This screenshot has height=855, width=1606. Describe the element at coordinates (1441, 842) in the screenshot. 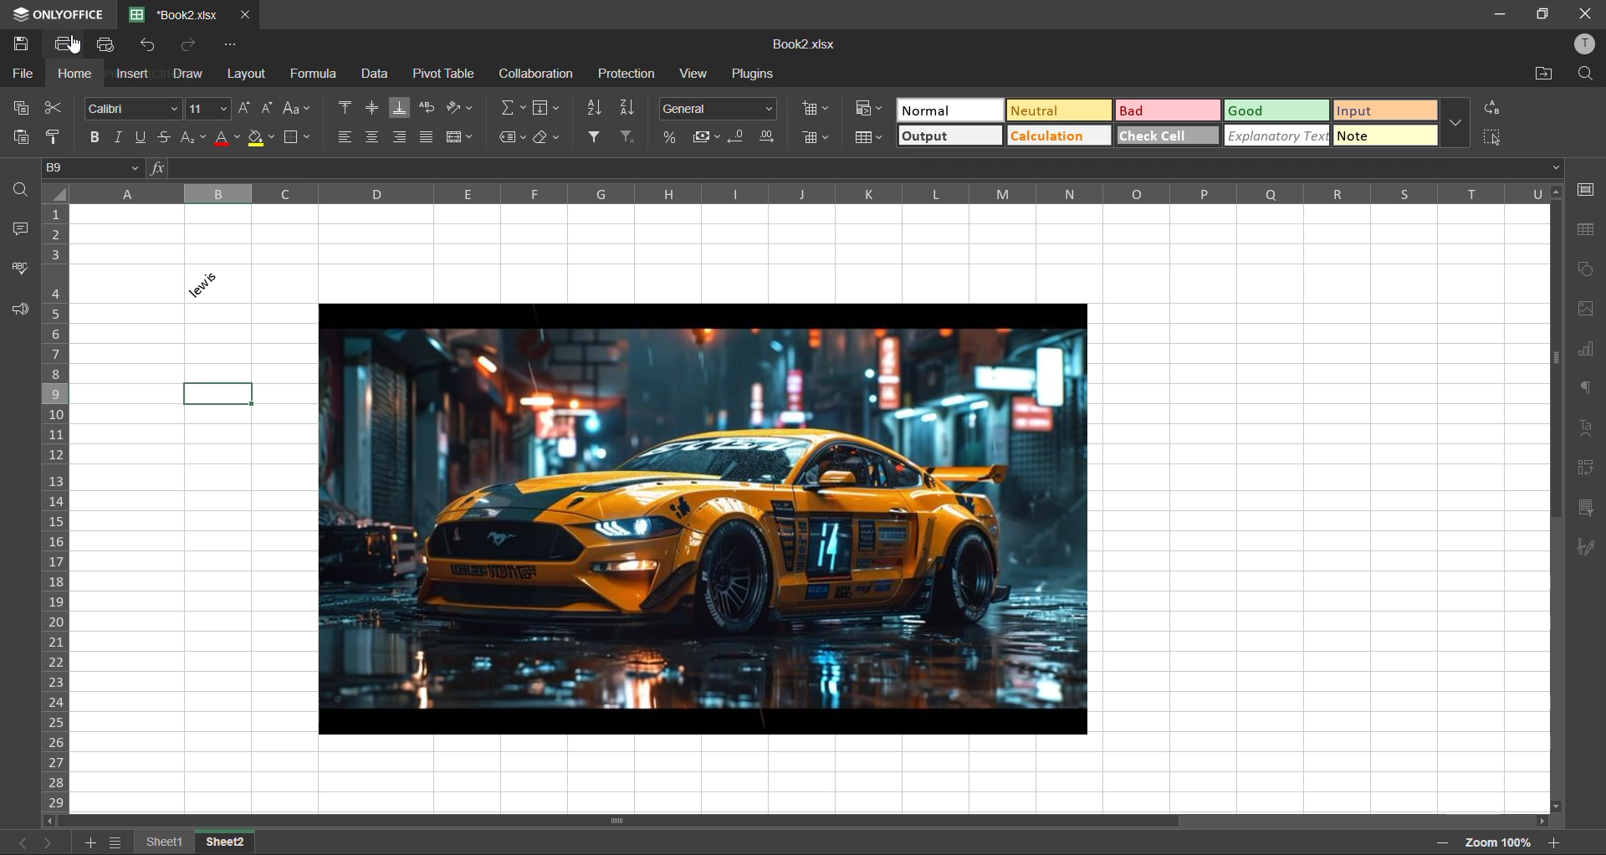

I see `zoom out` at that location.